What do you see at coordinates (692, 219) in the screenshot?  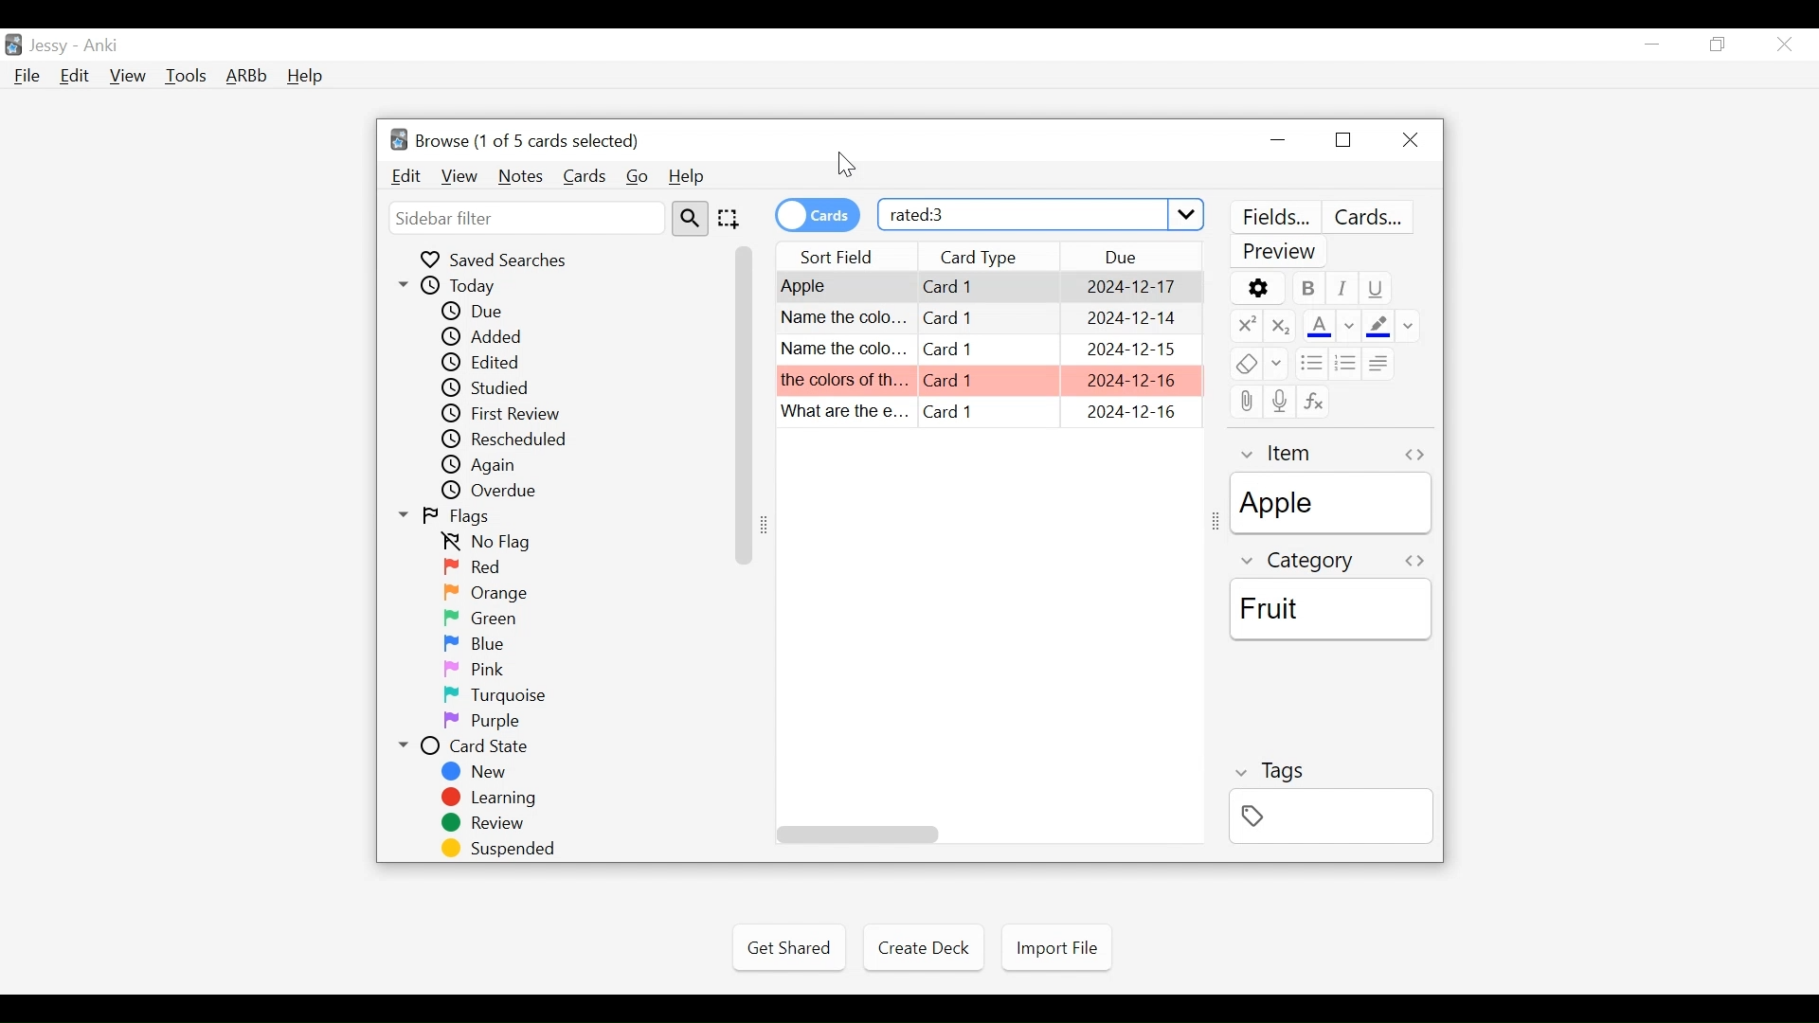 I see `Search Tool` at bounding box center [692, 219].